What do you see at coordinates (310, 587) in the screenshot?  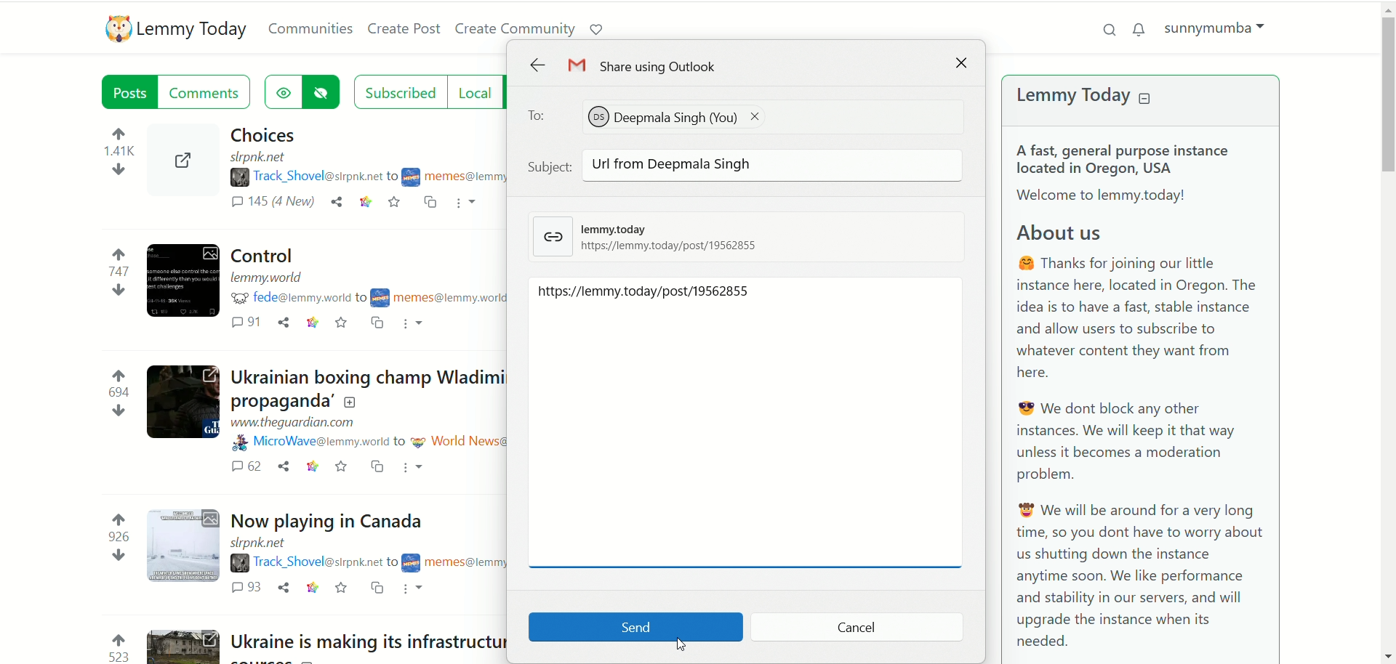 I see `link` at bounding box center [310, 587].